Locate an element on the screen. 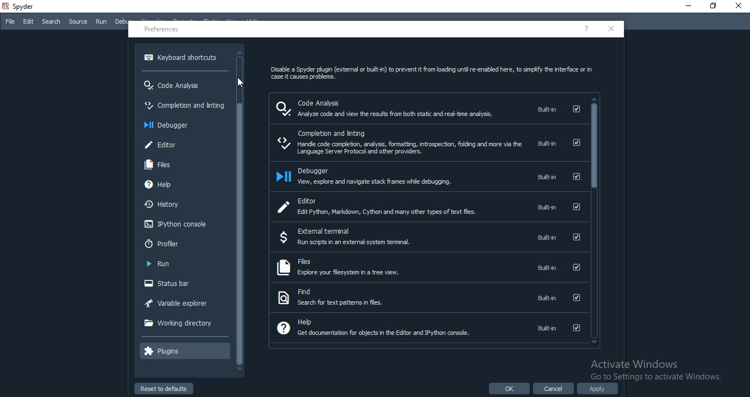  File  is located at coordinates (9, 21).